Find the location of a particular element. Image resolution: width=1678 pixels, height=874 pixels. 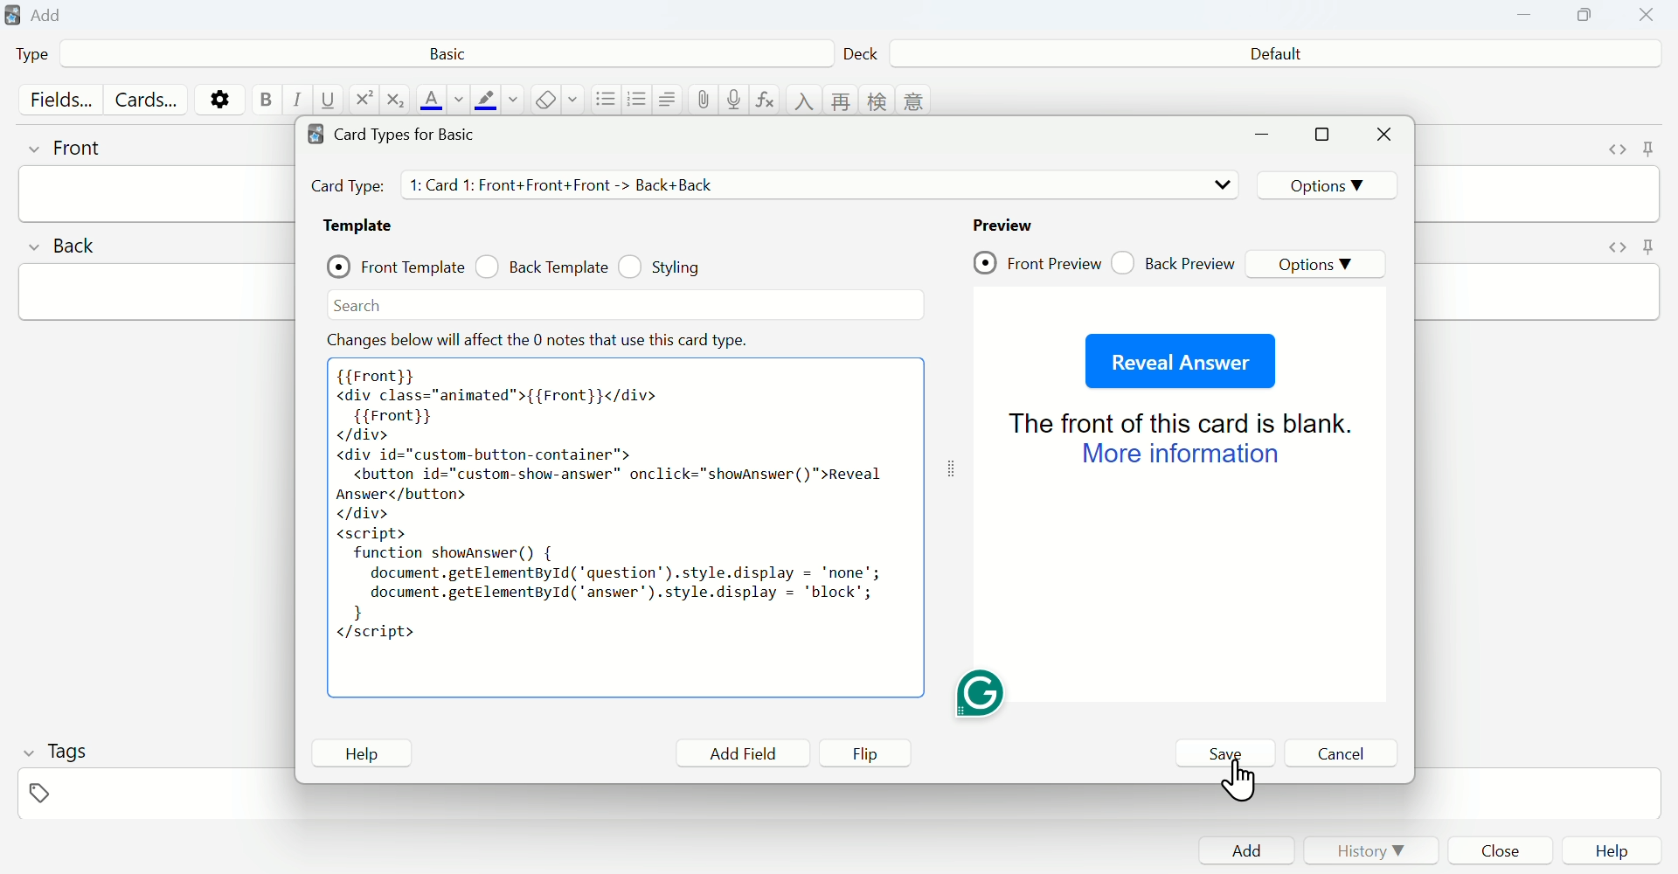

toggle HTML editor is located at coordinates (1618, 149).